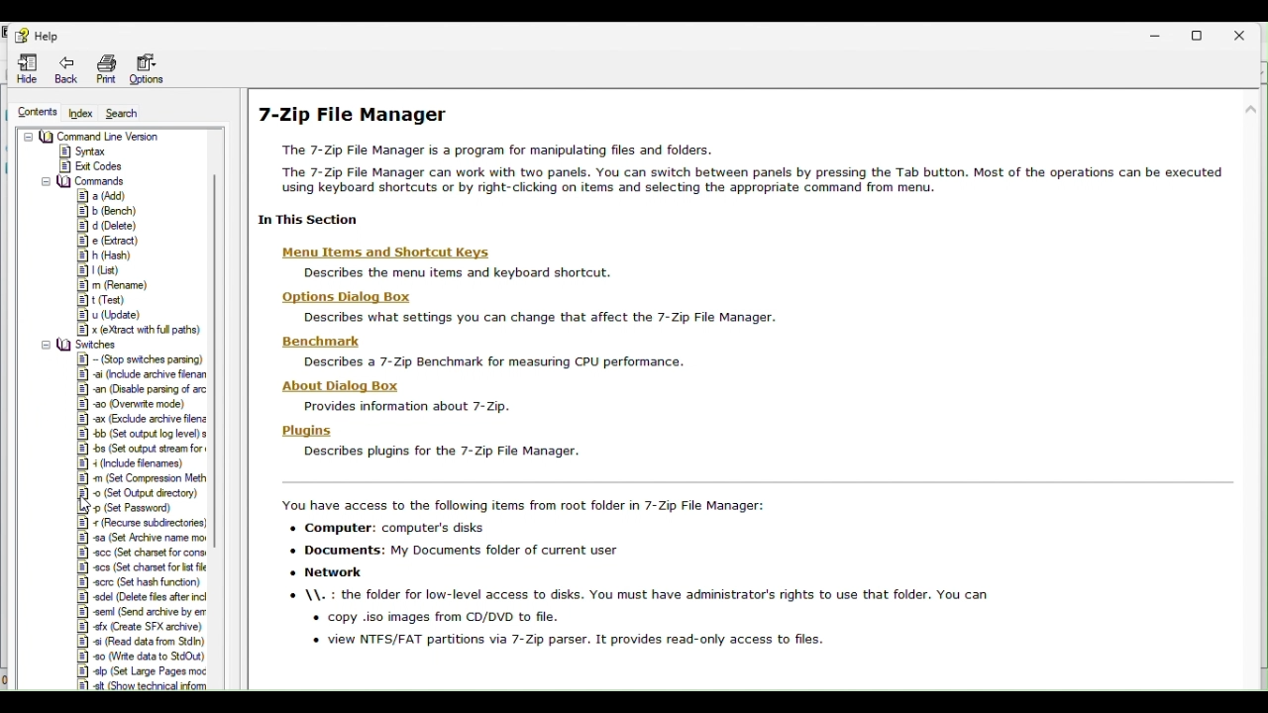 The width and height of the screenshot is (1268, 713). What do you see at coordinates (543, 319) in the screenshot?
I see `description text about settings you can change` at bounding box center [543, 319].